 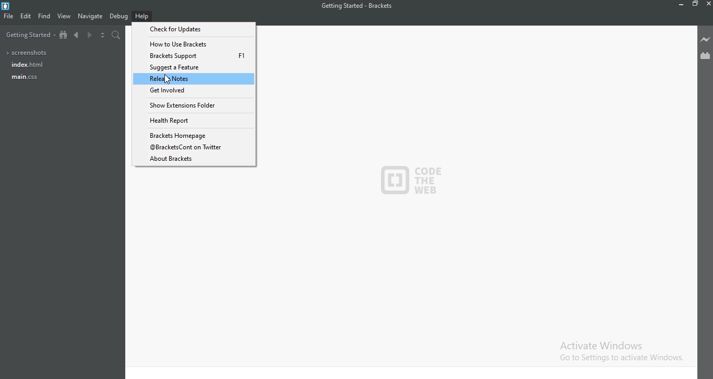 I want to click on Check for Updates, so click(x=195, y=30).